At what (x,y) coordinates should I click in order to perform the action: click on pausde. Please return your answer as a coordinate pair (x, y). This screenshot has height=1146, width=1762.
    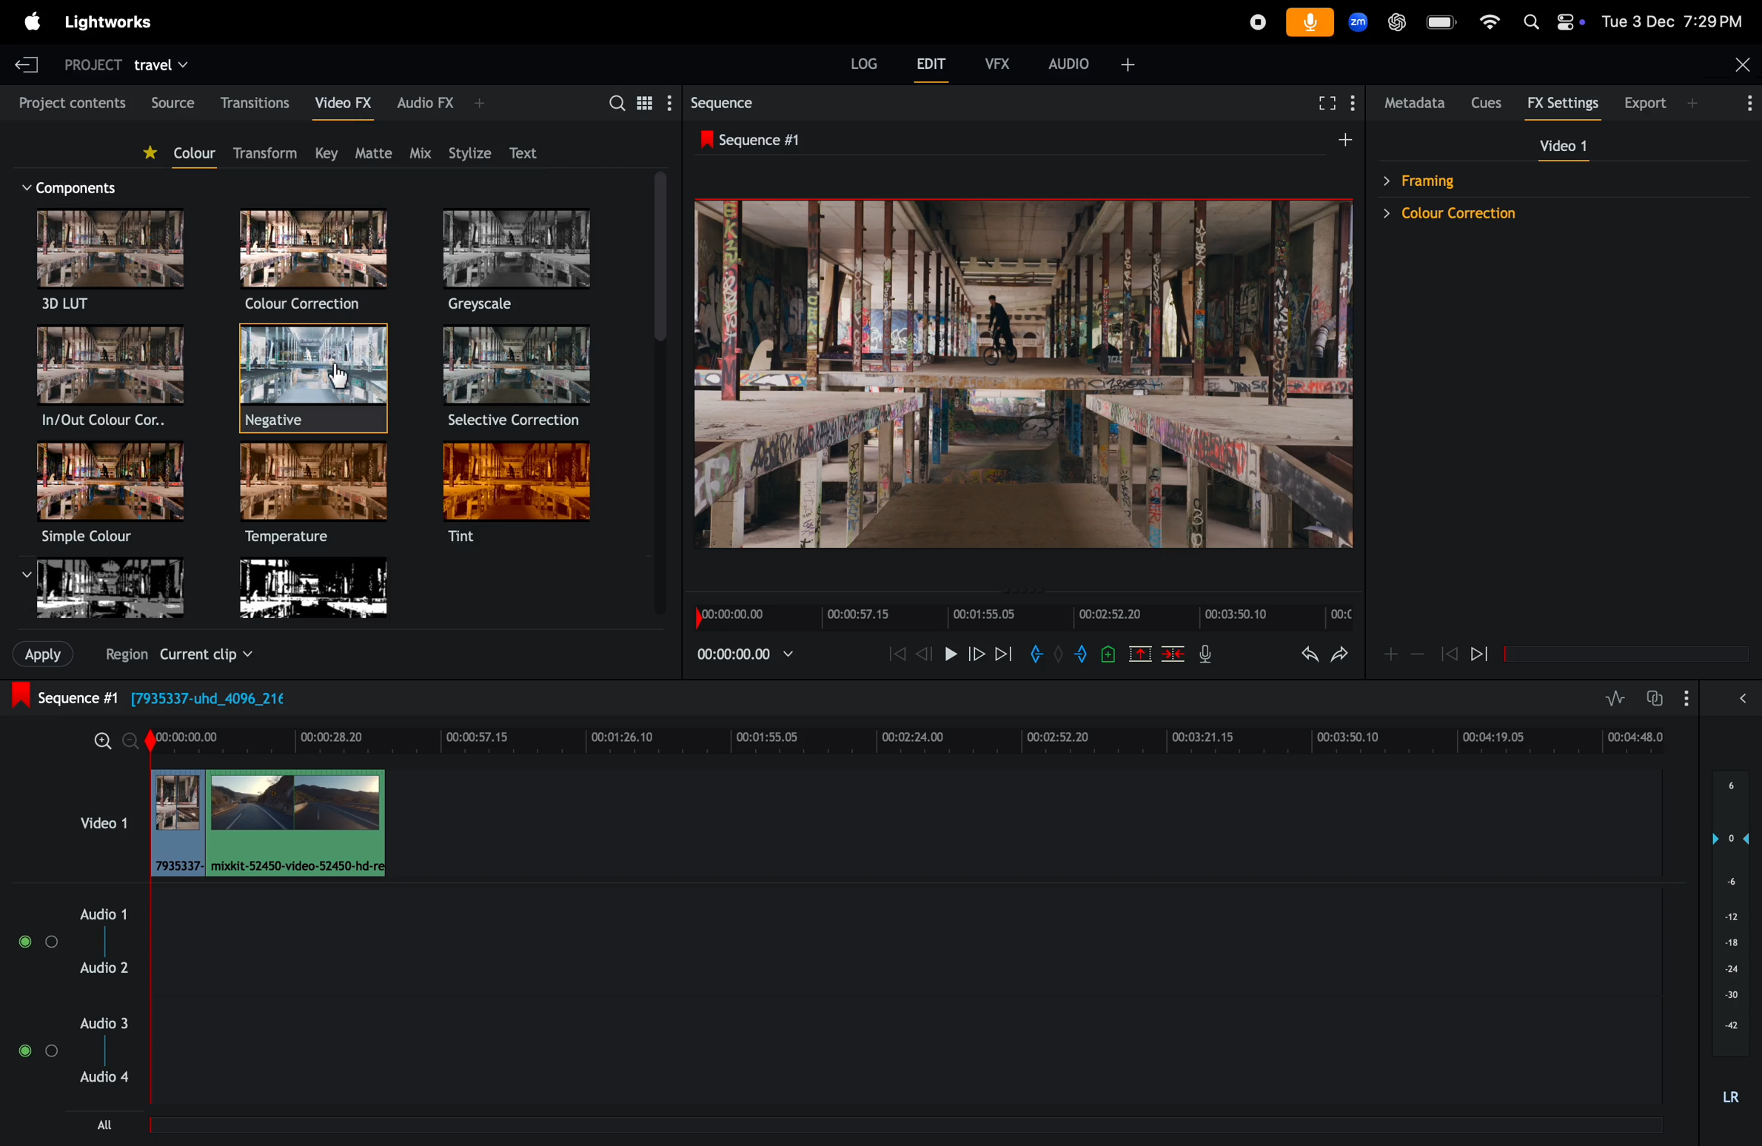
    Looking at the image, I should click on (1488, 656).